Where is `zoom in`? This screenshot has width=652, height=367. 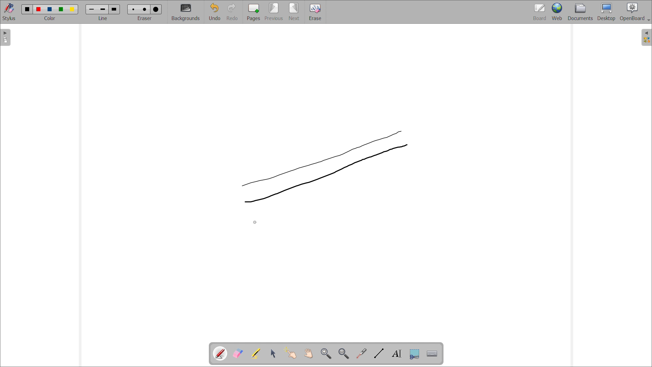
zoom in is located at coordinates (326, 353).